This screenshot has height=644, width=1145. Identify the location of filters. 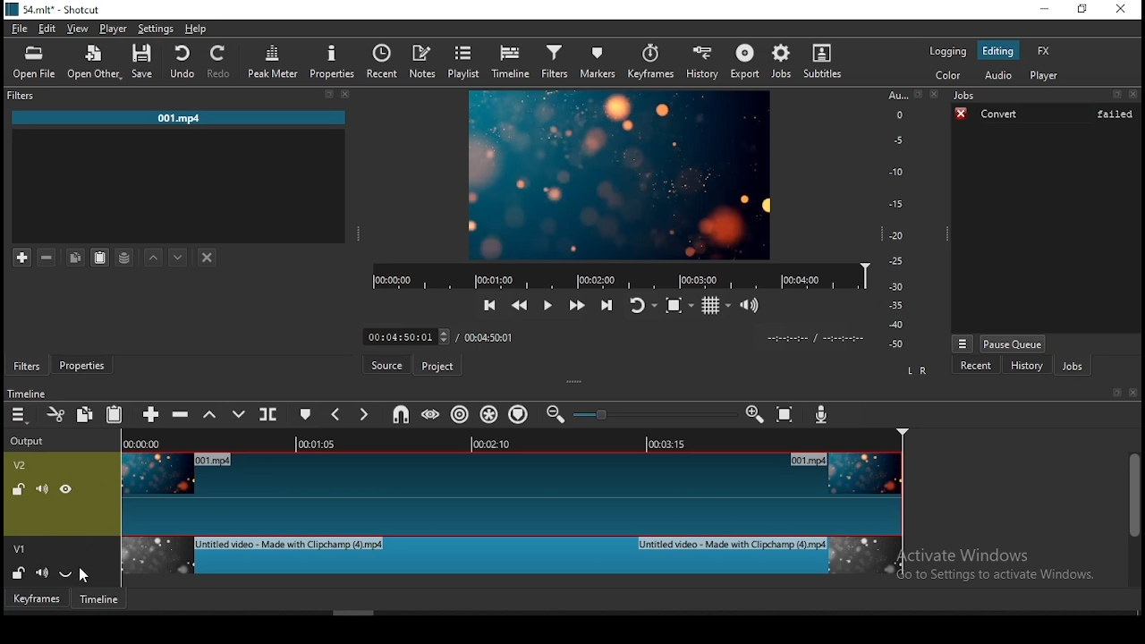
(27, 366).